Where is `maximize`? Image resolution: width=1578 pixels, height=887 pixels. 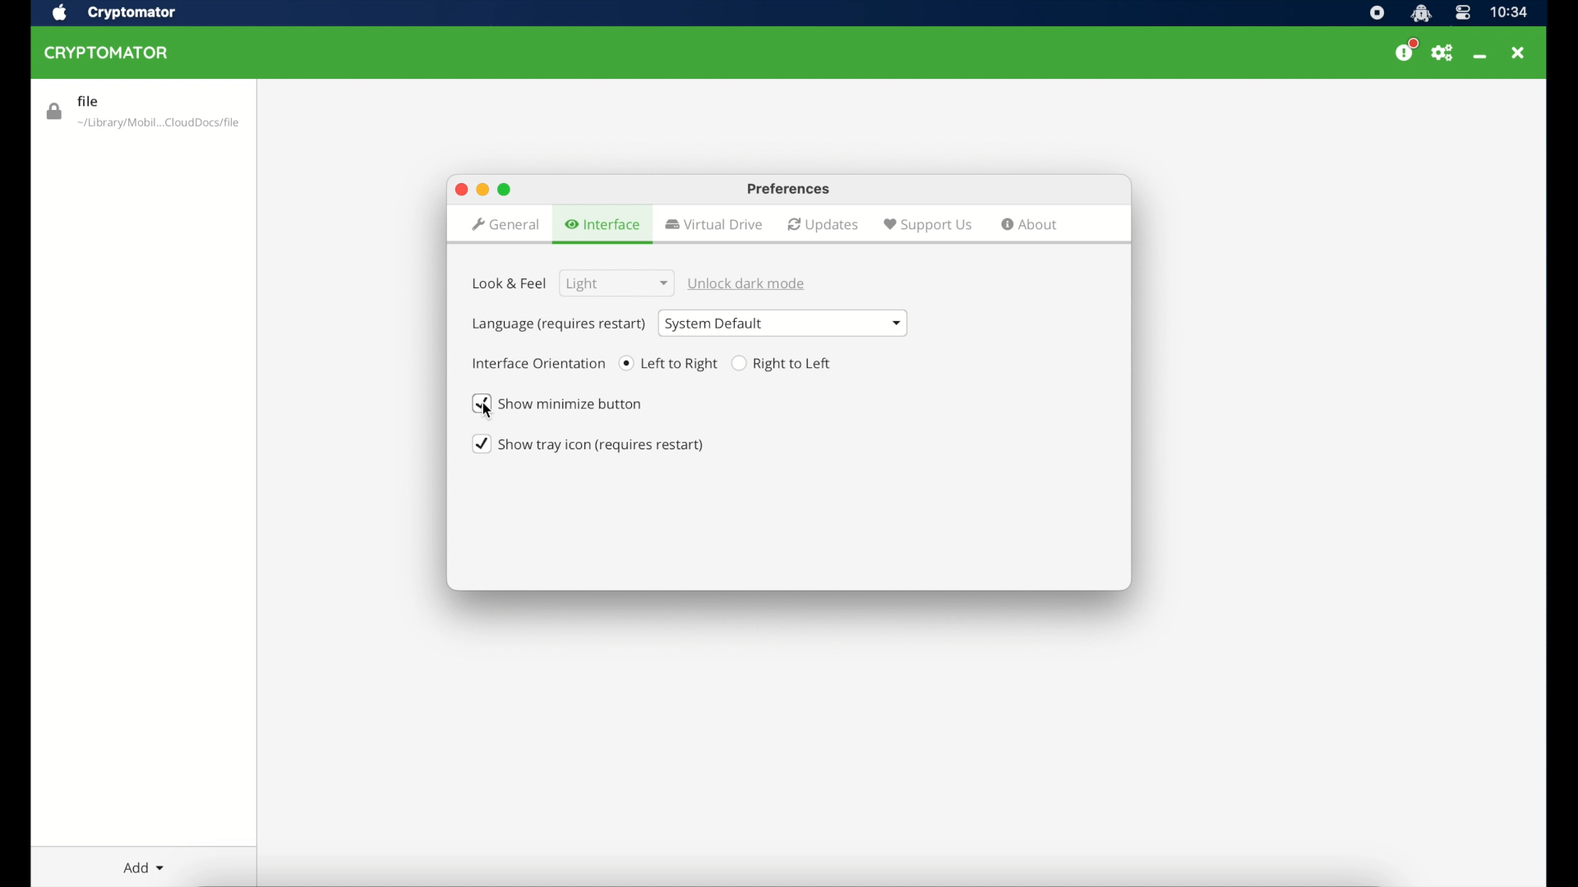
maximize is located at coordinates (505, 190).